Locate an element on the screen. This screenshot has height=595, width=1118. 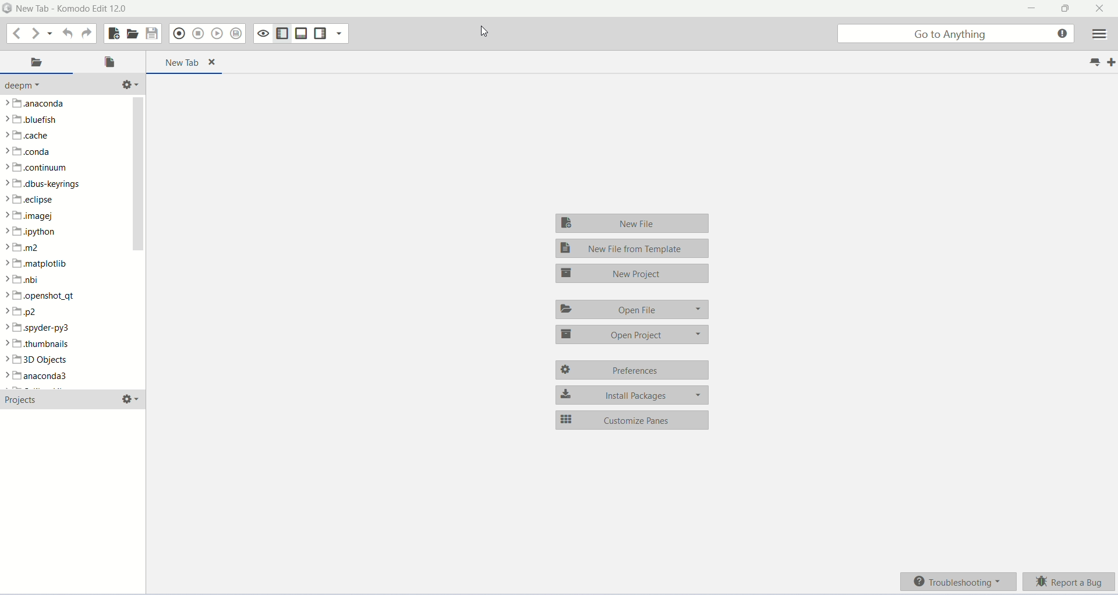
toggle focus mode is located at coordinates (263, 33).